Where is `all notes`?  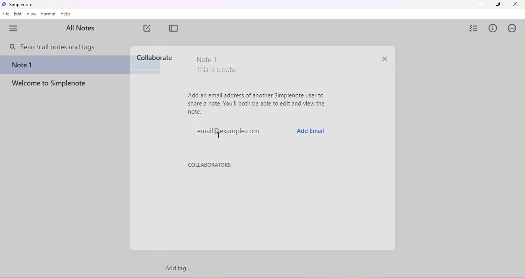 all notes is located at coordinates (81, 28).